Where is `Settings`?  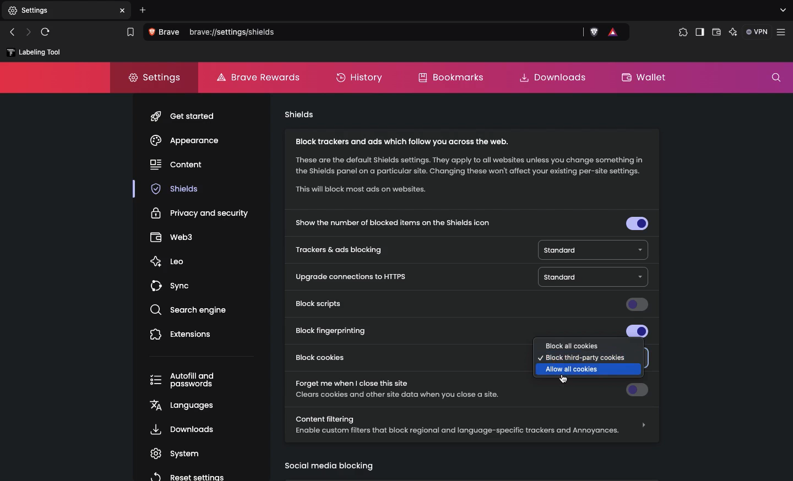
Settings is located at coordinates (156, 78).